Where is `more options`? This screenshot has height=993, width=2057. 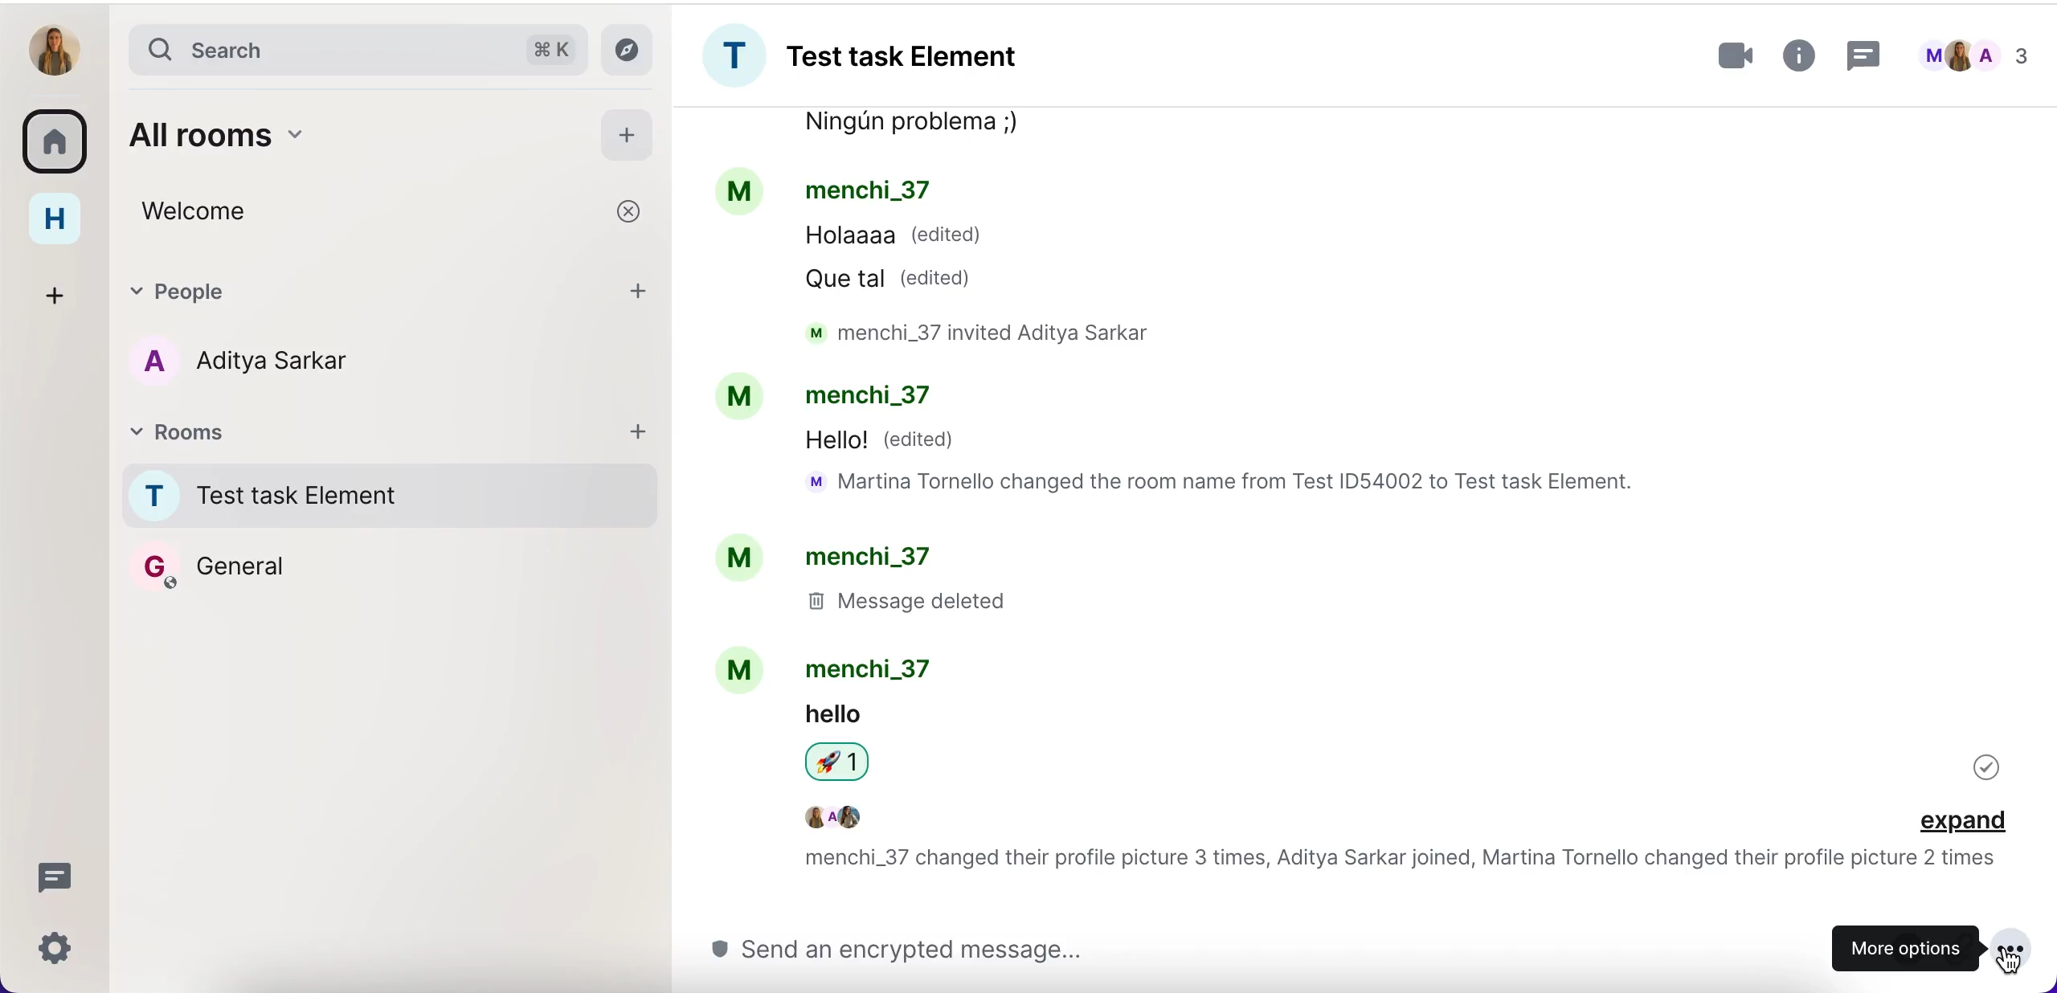
more options is located at coordinates (2012, 947).